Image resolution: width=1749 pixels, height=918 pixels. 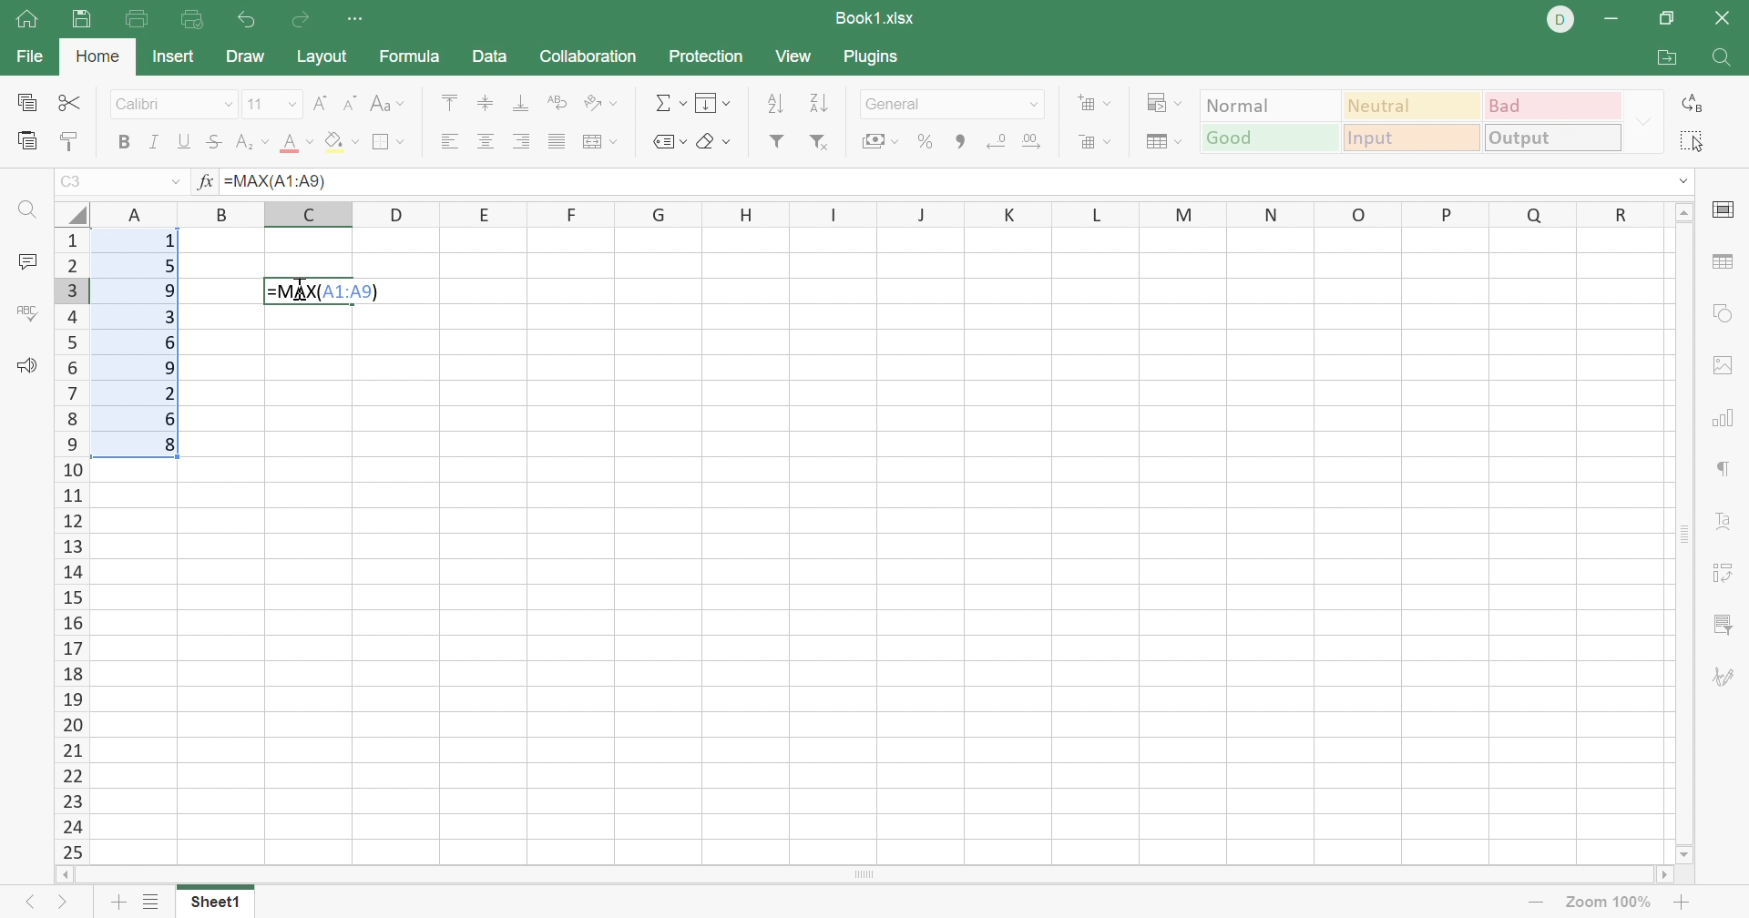 What do you see at coordinates (775, 105) in the screenshot?
I see `Ascending order` at bounding box center [775, 105].